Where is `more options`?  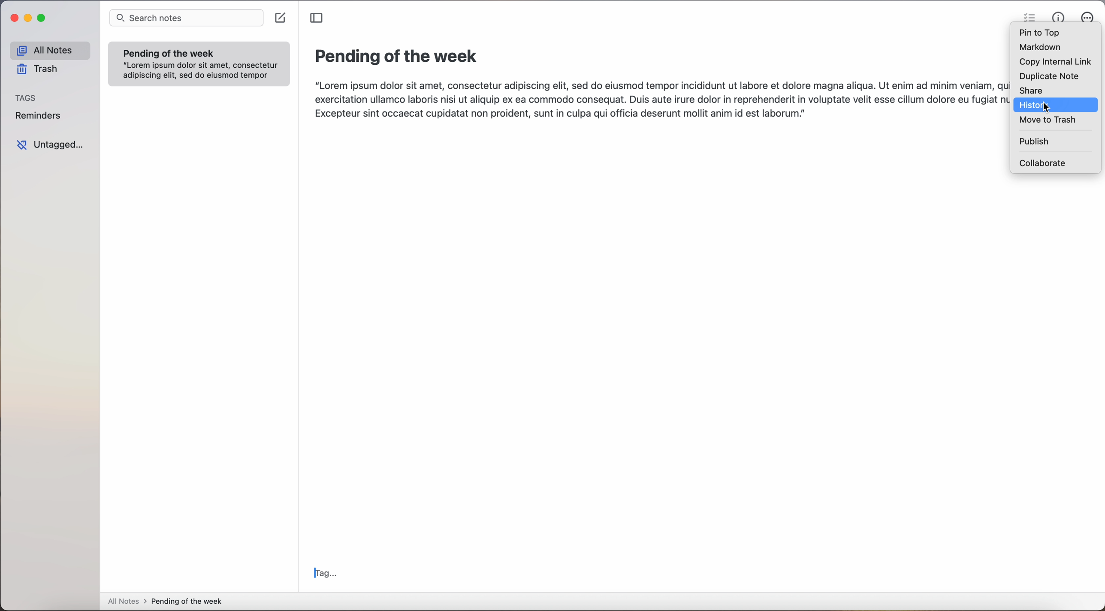
more options is located at coordinates (1086, 15).